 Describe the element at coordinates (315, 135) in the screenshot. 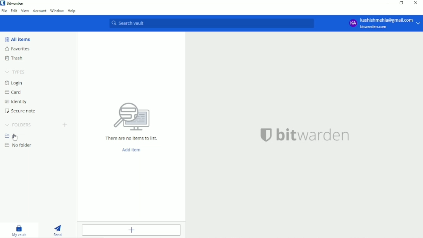

I see `bitwarden` at that location.